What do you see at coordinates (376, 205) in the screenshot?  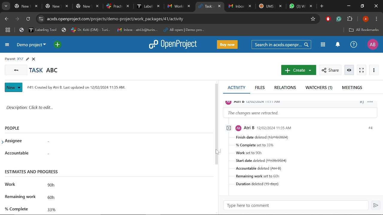 I see `Send` at bounding box center [376, 205].